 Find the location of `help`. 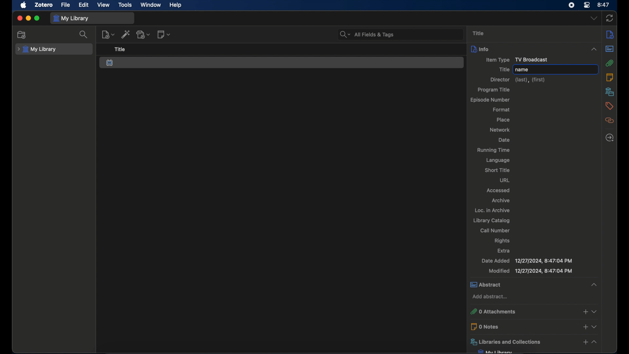

help is located at coordinates (176, 5).